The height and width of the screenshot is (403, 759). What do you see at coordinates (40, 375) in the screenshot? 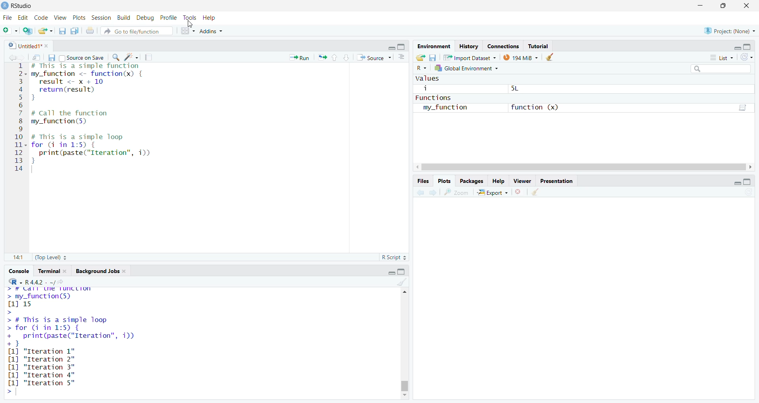
I see `[1] "Iteration 3"` at bounding box center [40, 375].